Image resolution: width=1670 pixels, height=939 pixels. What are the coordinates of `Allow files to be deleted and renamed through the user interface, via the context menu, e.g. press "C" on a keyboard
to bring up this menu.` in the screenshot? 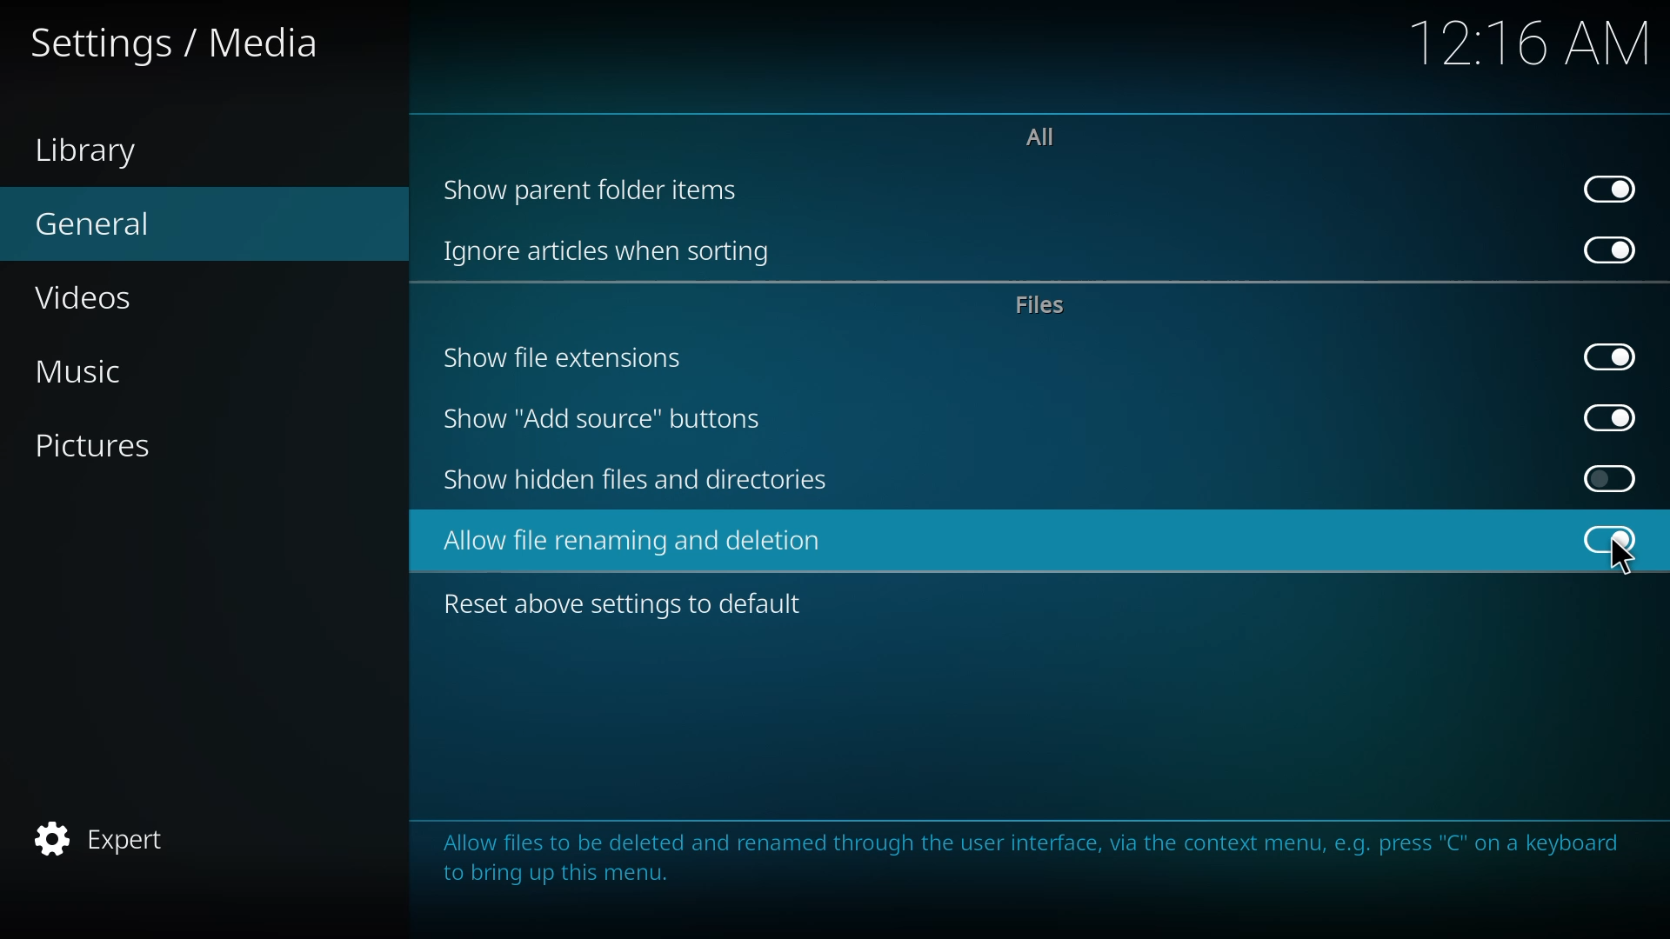 It's located at (1029, 862).